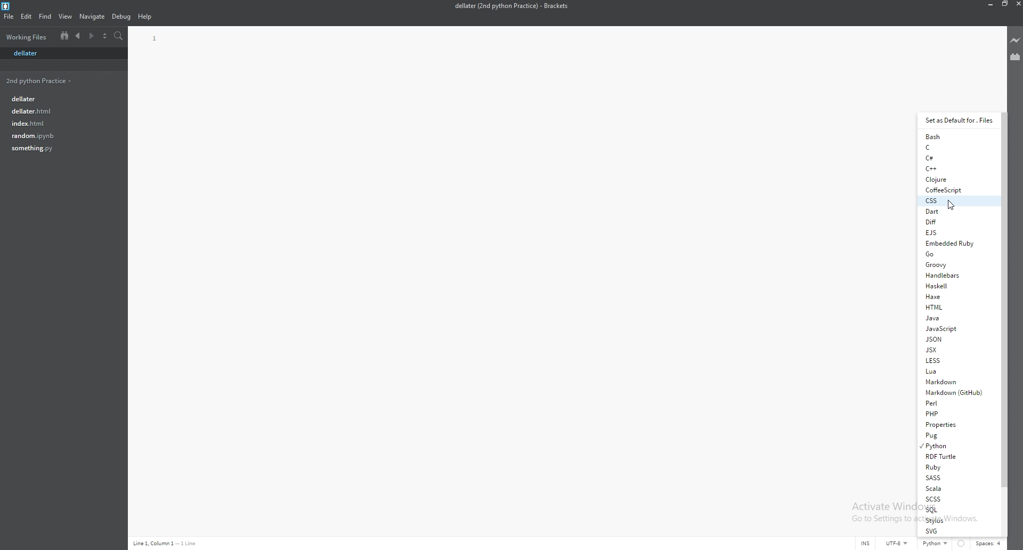  What do you see at coordinates (64, 35) in the screenshot?
I see `tree view` at bounding box center [64, 35].